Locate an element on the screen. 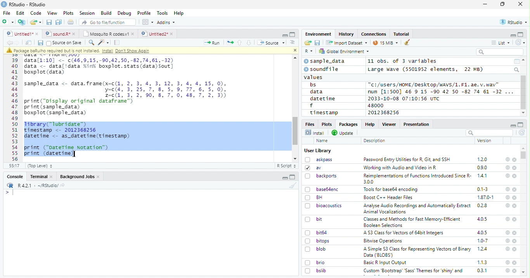  backports is located at coordinates (322, 176).